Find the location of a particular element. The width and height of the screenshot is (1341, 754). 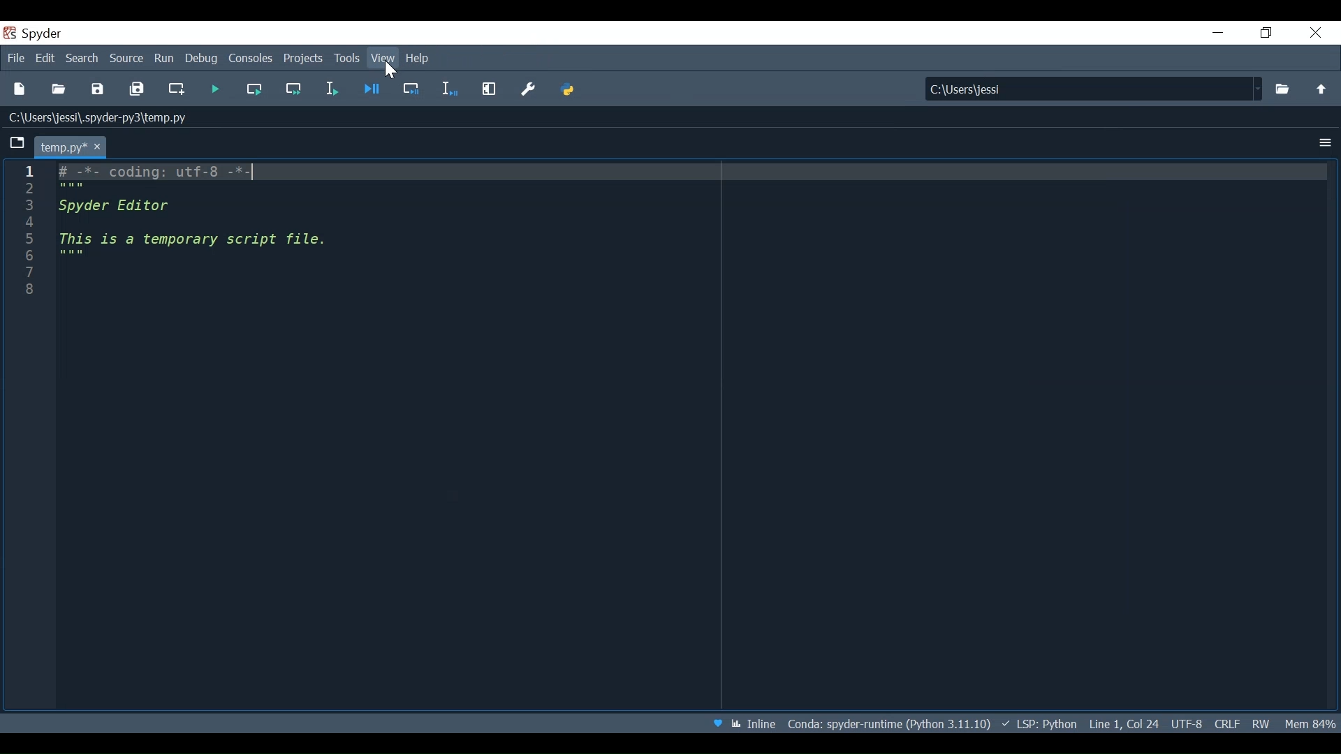

Toggle between inline and interactive Matplotlib plotting is located at coordinates (752, 723).